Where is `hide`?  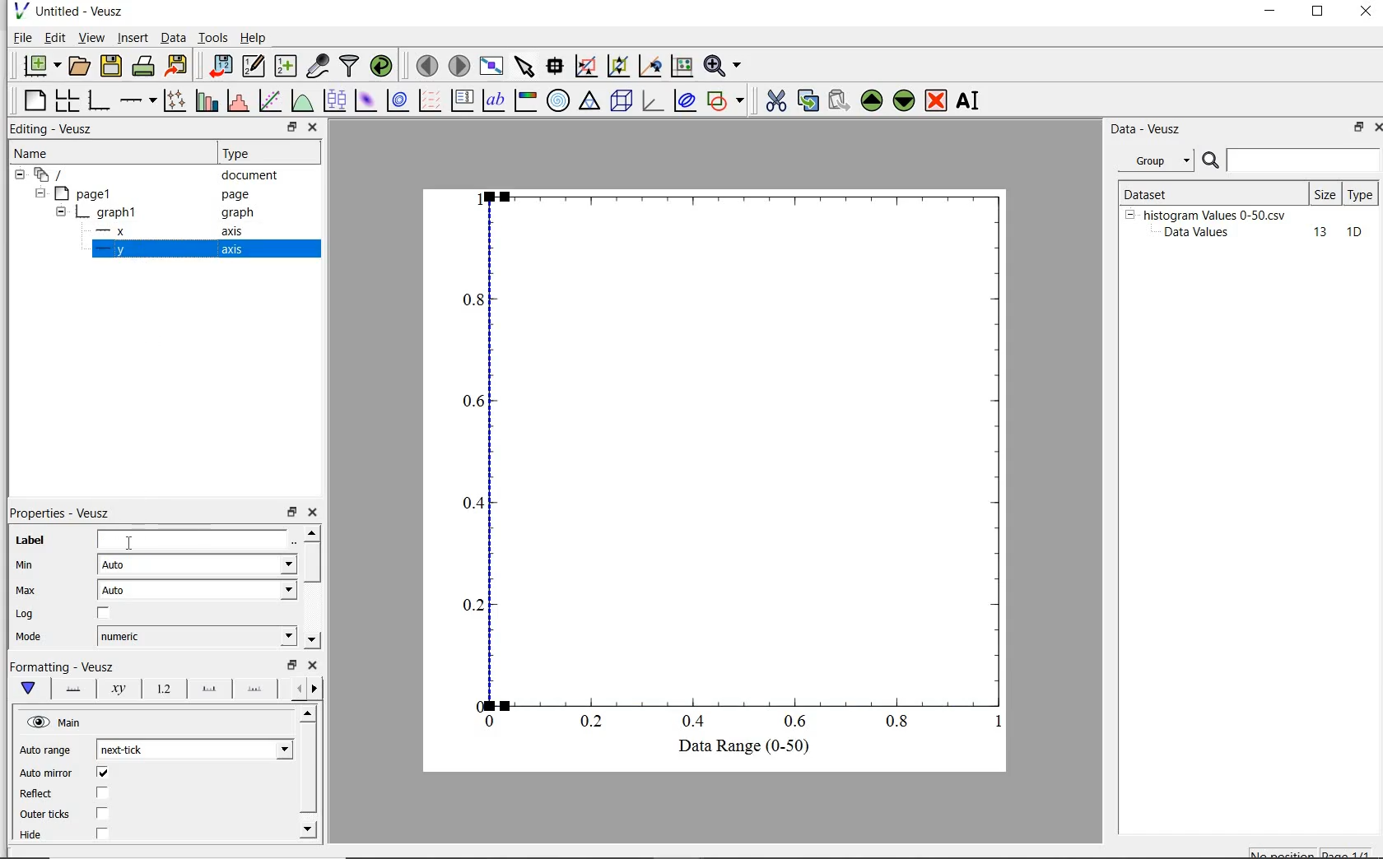
hide is located at coordinates (1129, 214).